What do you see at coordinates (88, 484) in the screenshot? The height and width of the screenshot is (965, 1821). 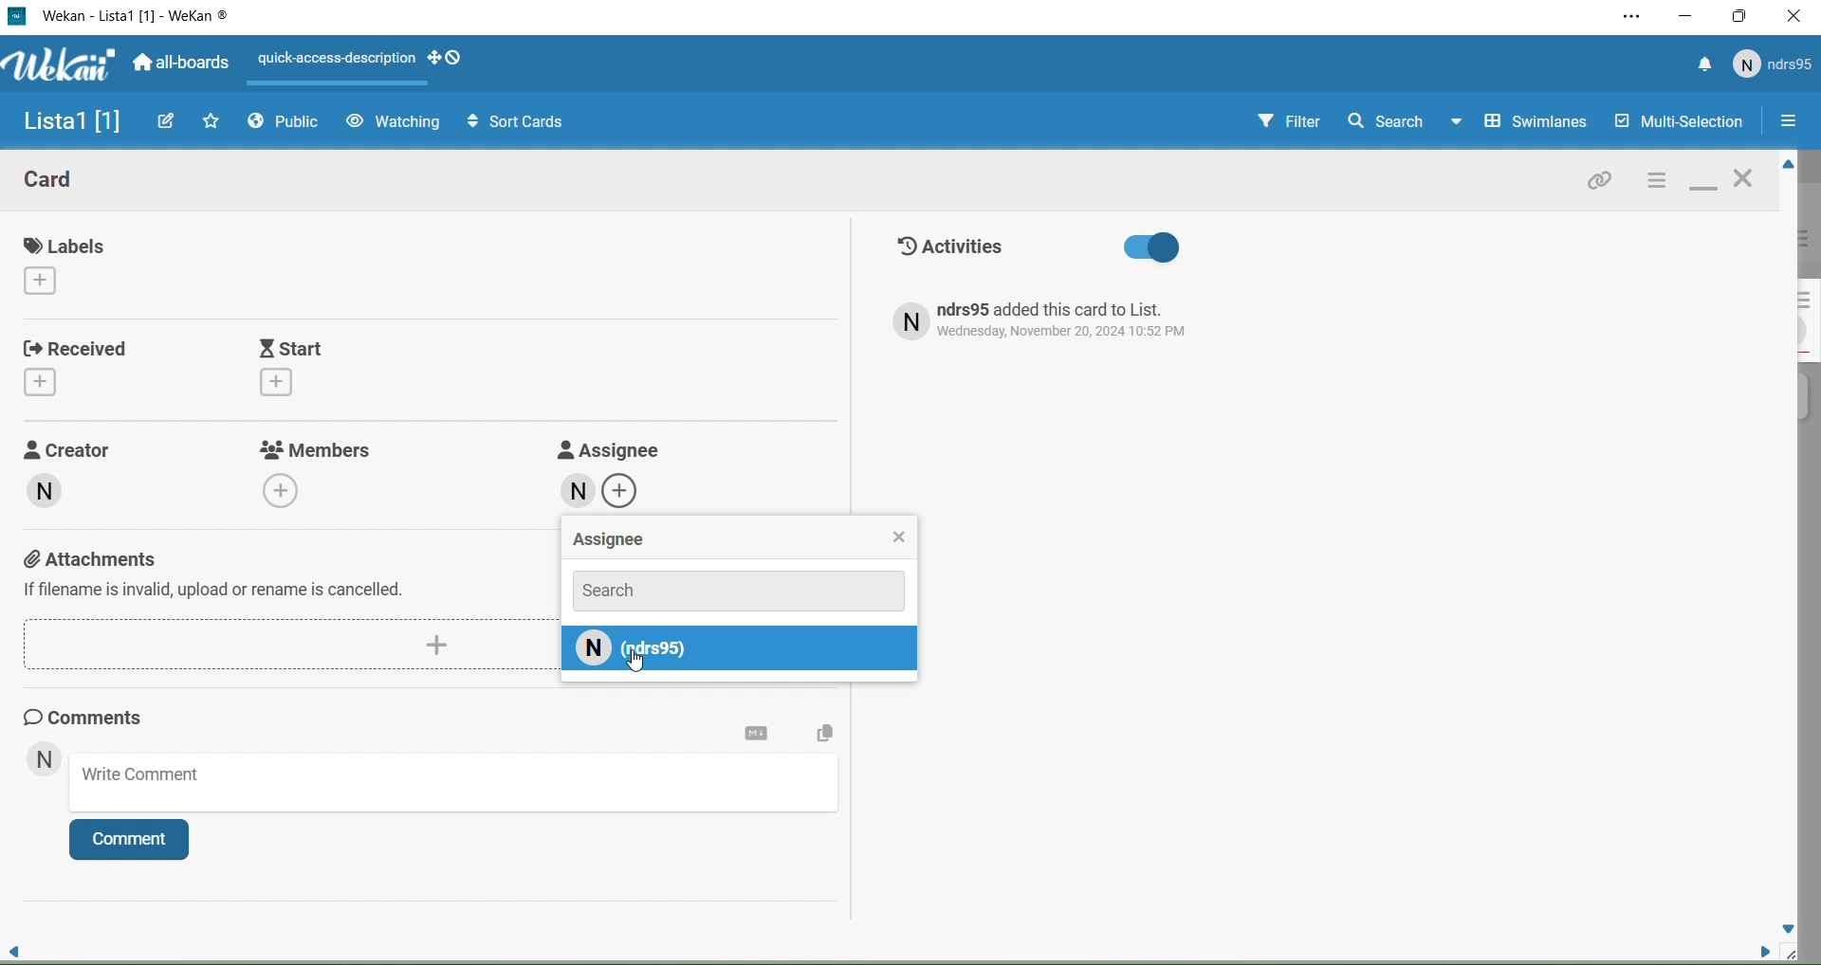 I see `Creator` at bounding box center [88, 484].